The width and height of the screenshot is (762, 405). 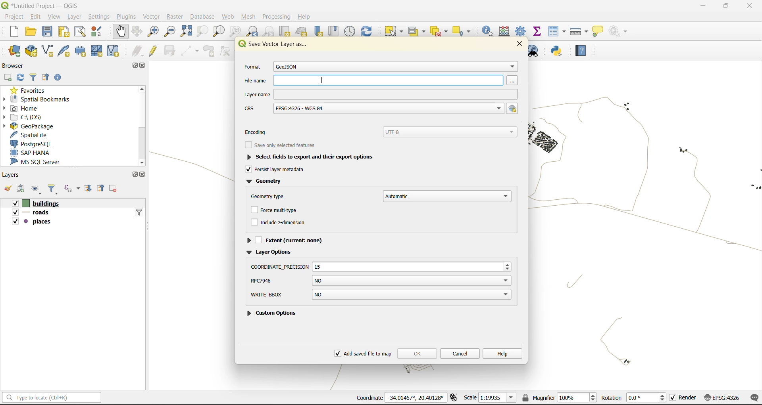 What do you see at coordinates (368, 31) in the screenshot?
I see `refresh` at bounding box center [368, 31].